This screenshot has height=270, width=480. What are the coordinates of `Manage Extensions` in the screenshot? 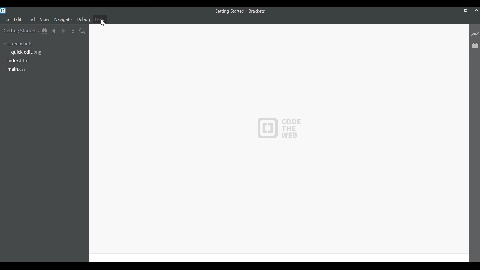 It's located at (476, 45).